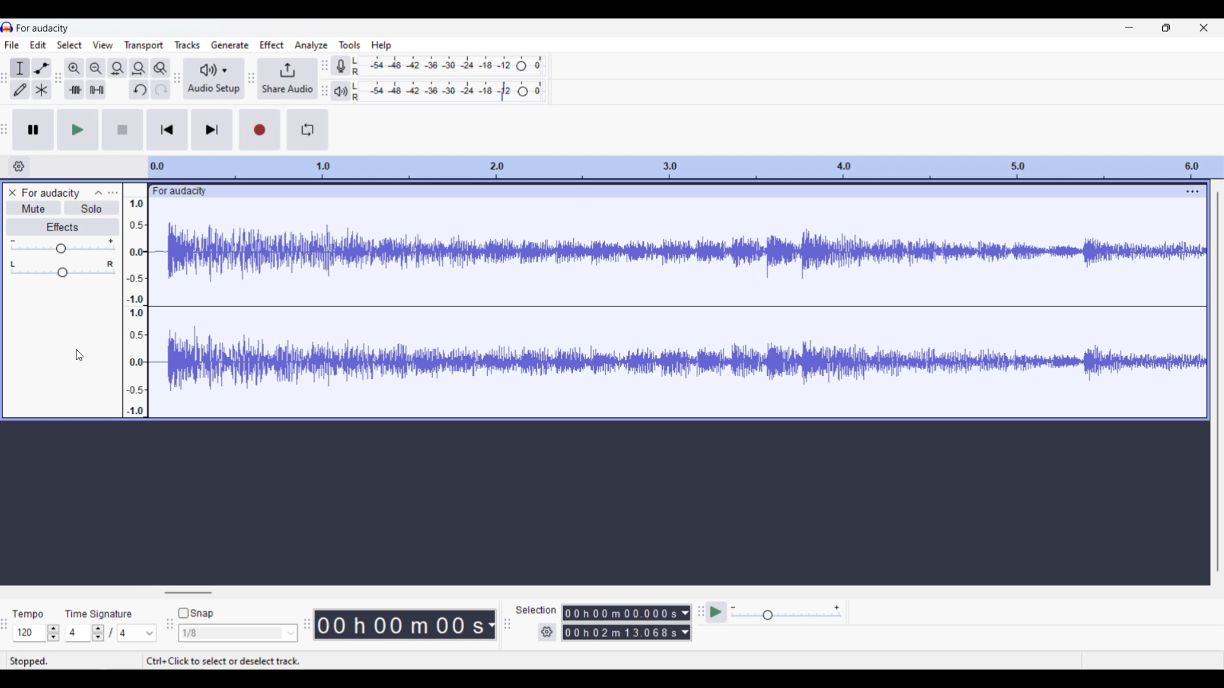  Describe the element at coordinates (685, 167) in the screenshot. I see `Scale to measure length of track` at that location.